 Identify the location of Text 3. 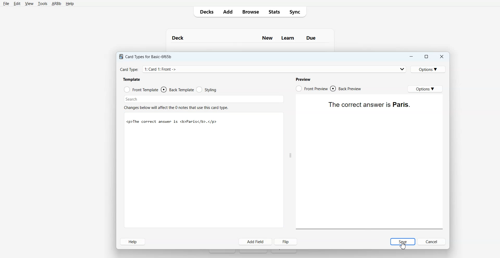
(177, 107).